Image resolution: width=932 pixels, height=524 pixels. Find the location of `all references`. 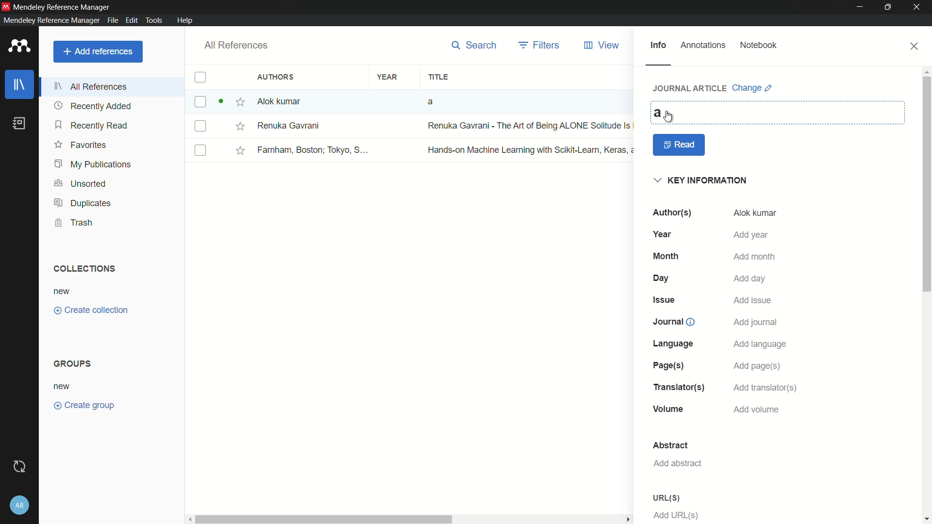

all references is located at coordinates (234, 46).